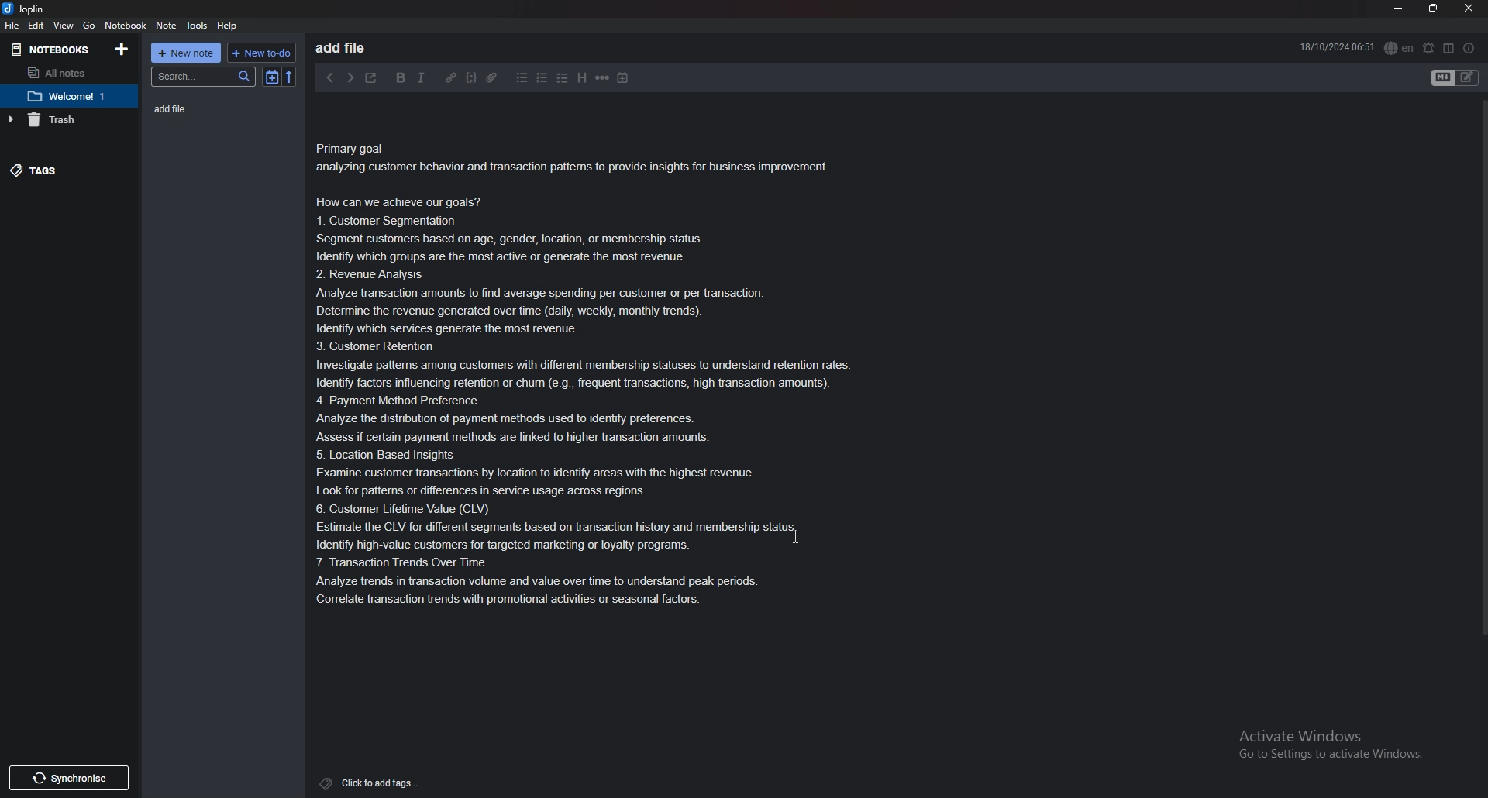 The image size is (1488, 798). Describe the element at coordinates (72, 778) in the screenshot. I see `Synchronize` at that location.